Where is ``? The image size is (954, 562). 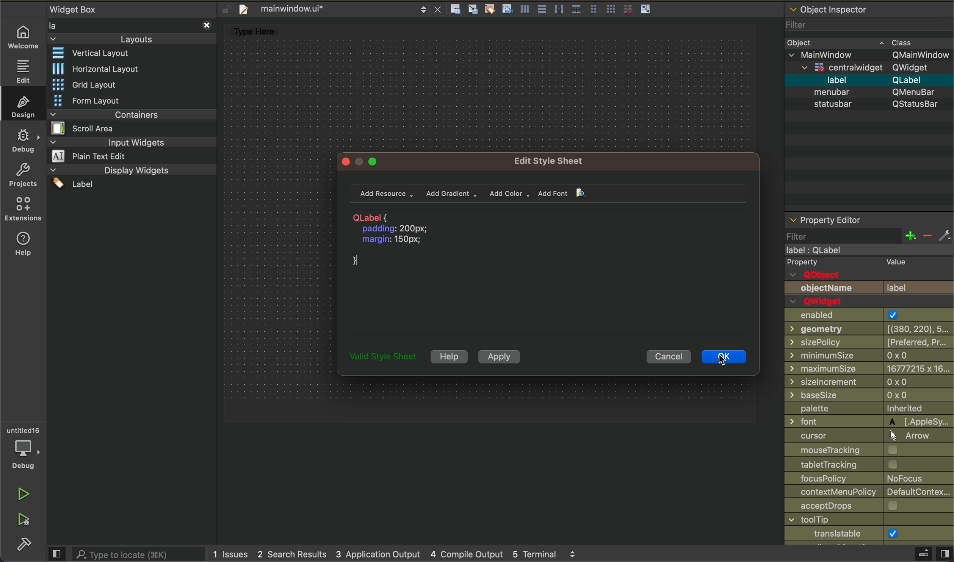
 is located at coordinates (847, 465).